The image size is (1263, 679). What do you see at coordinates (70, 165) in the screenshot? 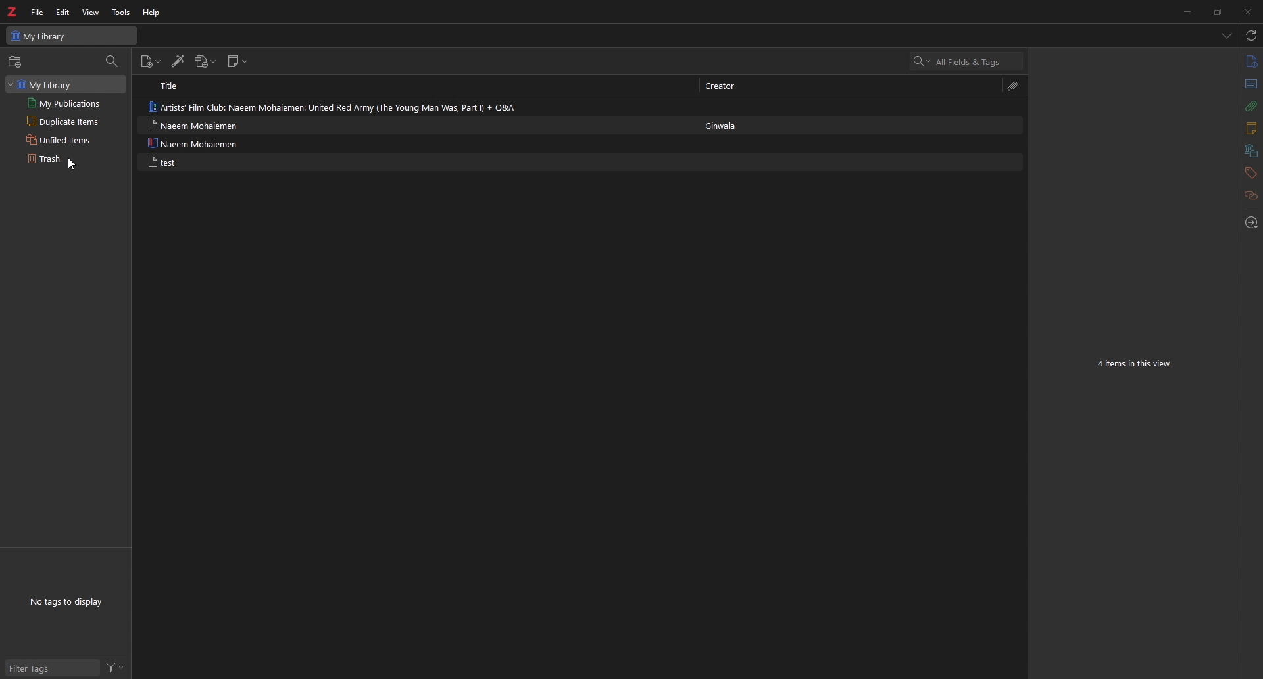
I see `Cursor` at bounding box center [70, 165].